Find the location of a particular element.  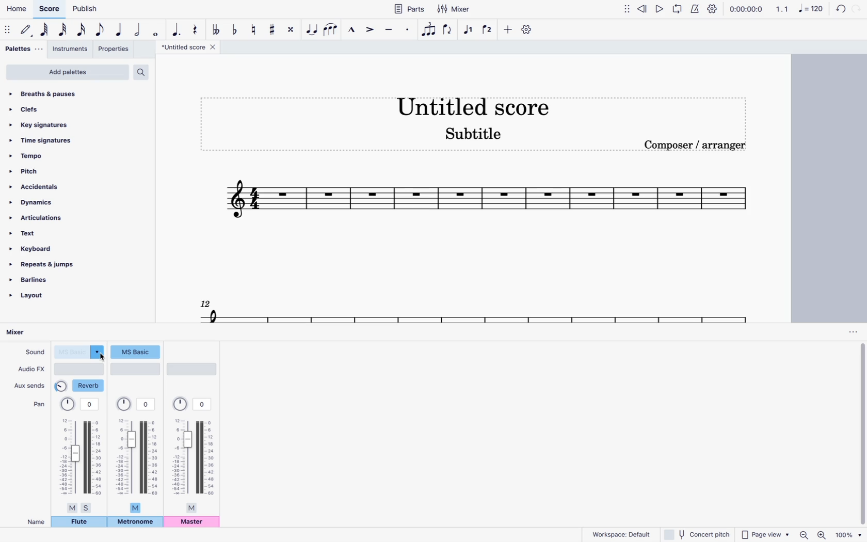

mixer is located at coordinates (24, 333).